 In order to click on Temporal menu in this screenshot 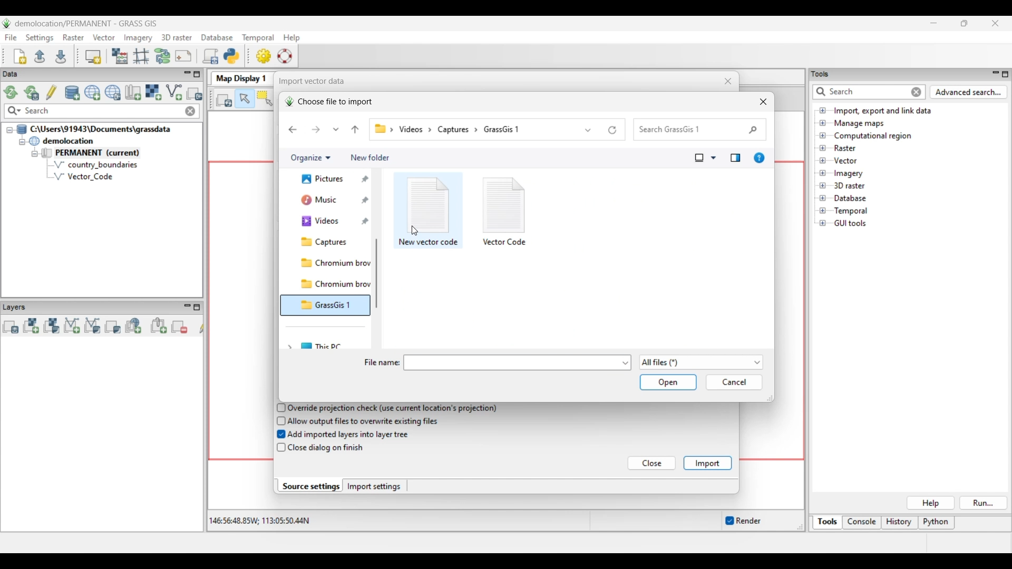, I will do `click(258, 38)`.